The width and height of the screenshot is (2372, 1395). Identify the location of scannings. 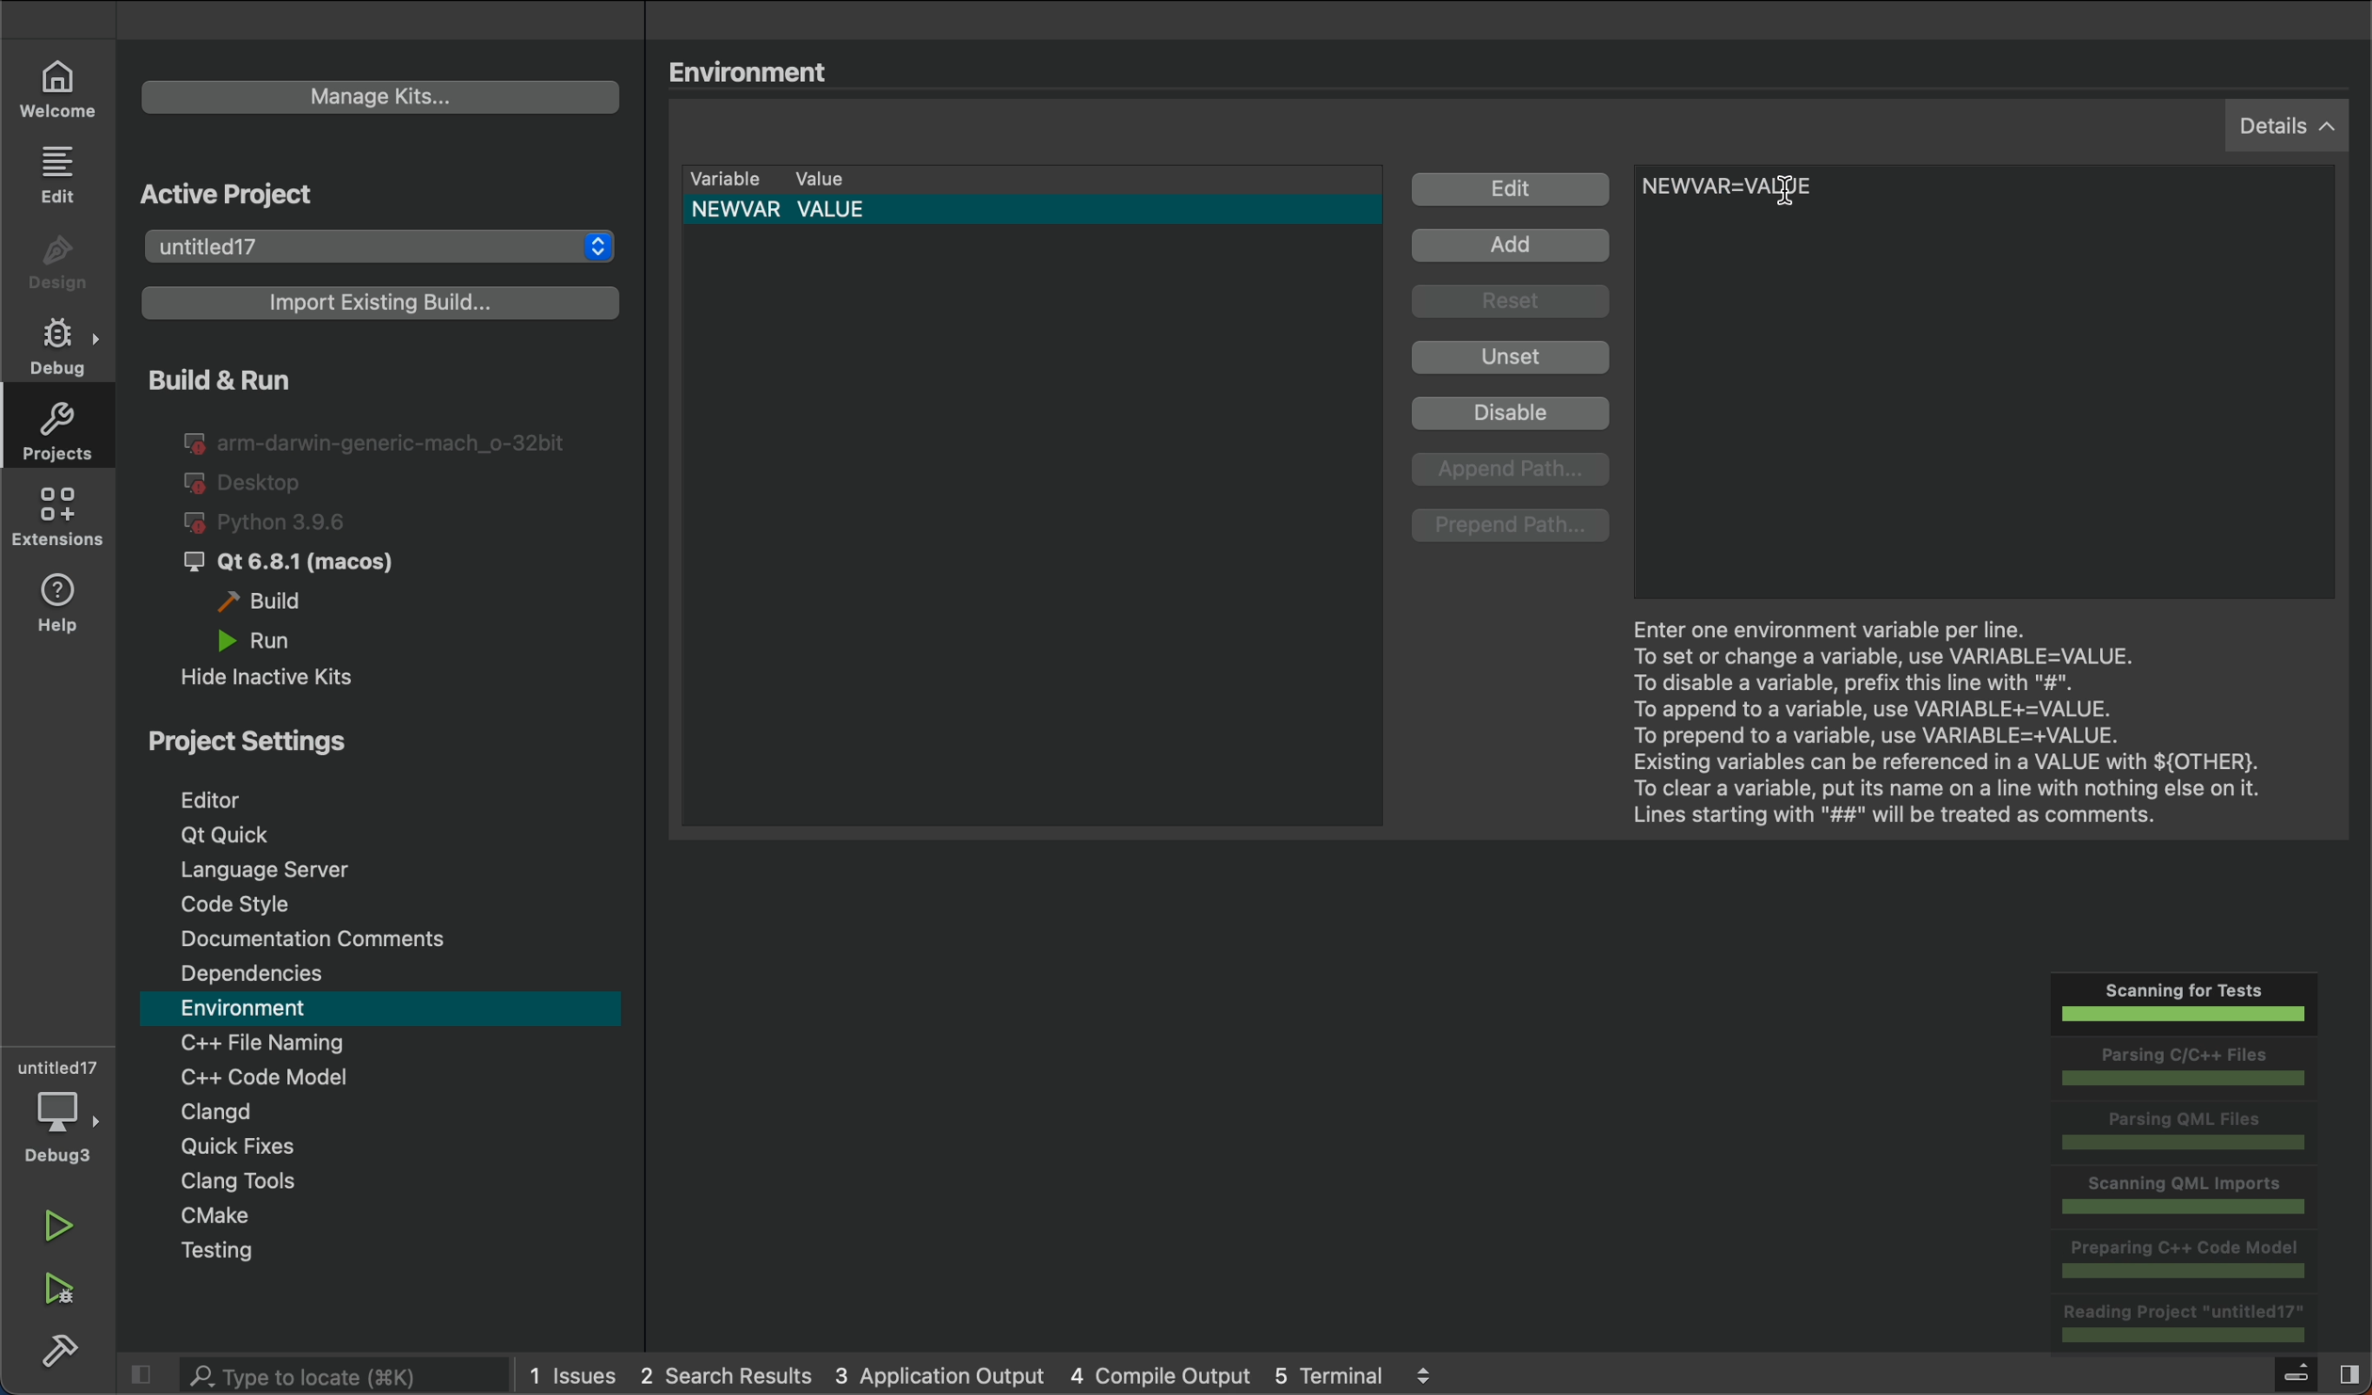
(2191, 1161).